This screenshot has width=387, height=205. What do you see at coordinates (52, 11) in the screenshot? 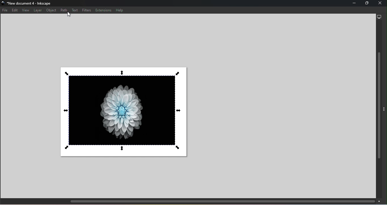
I see `Object` at bounding box center [52, 11].